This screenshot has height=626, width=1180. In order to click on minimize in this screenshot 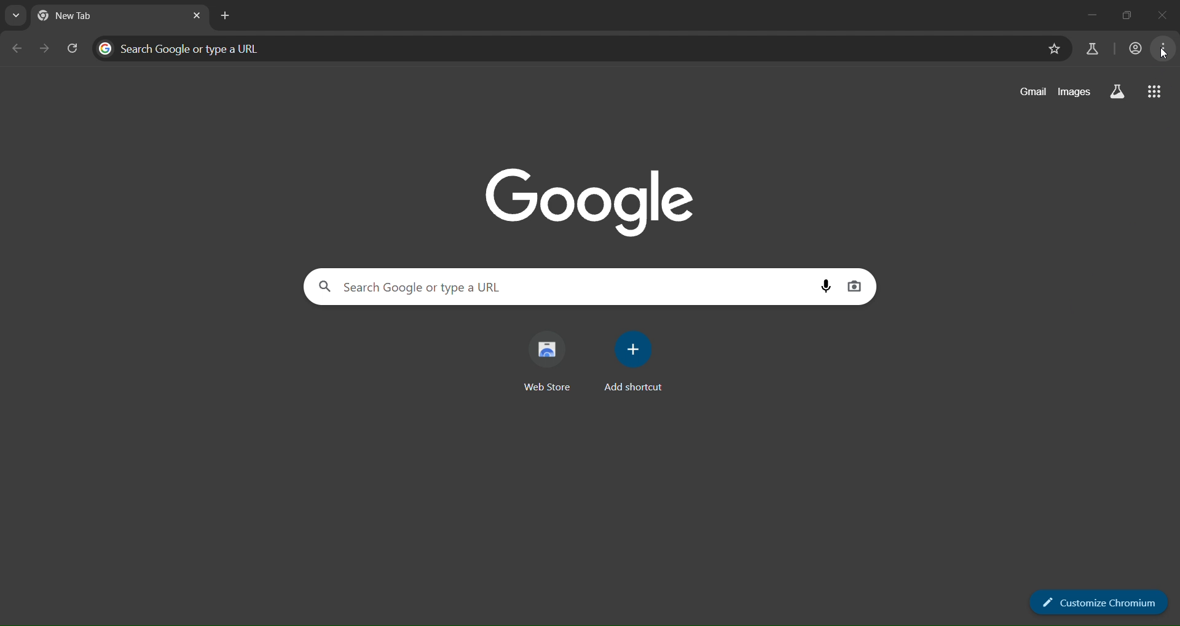, I will do `click(1084, 12)`.